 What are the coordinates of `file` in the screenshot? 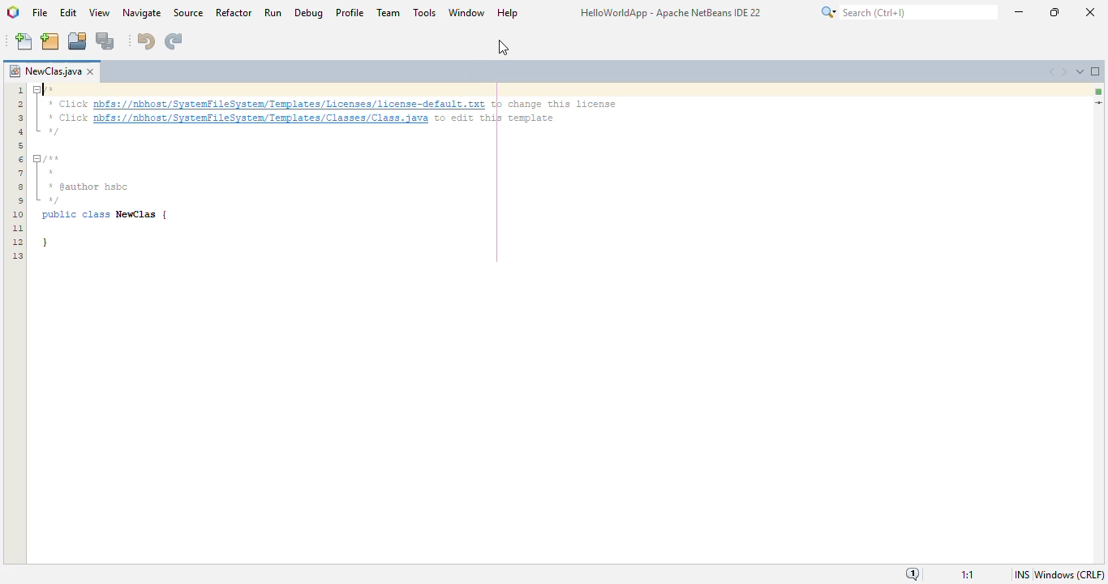 It's located at (41, 13).